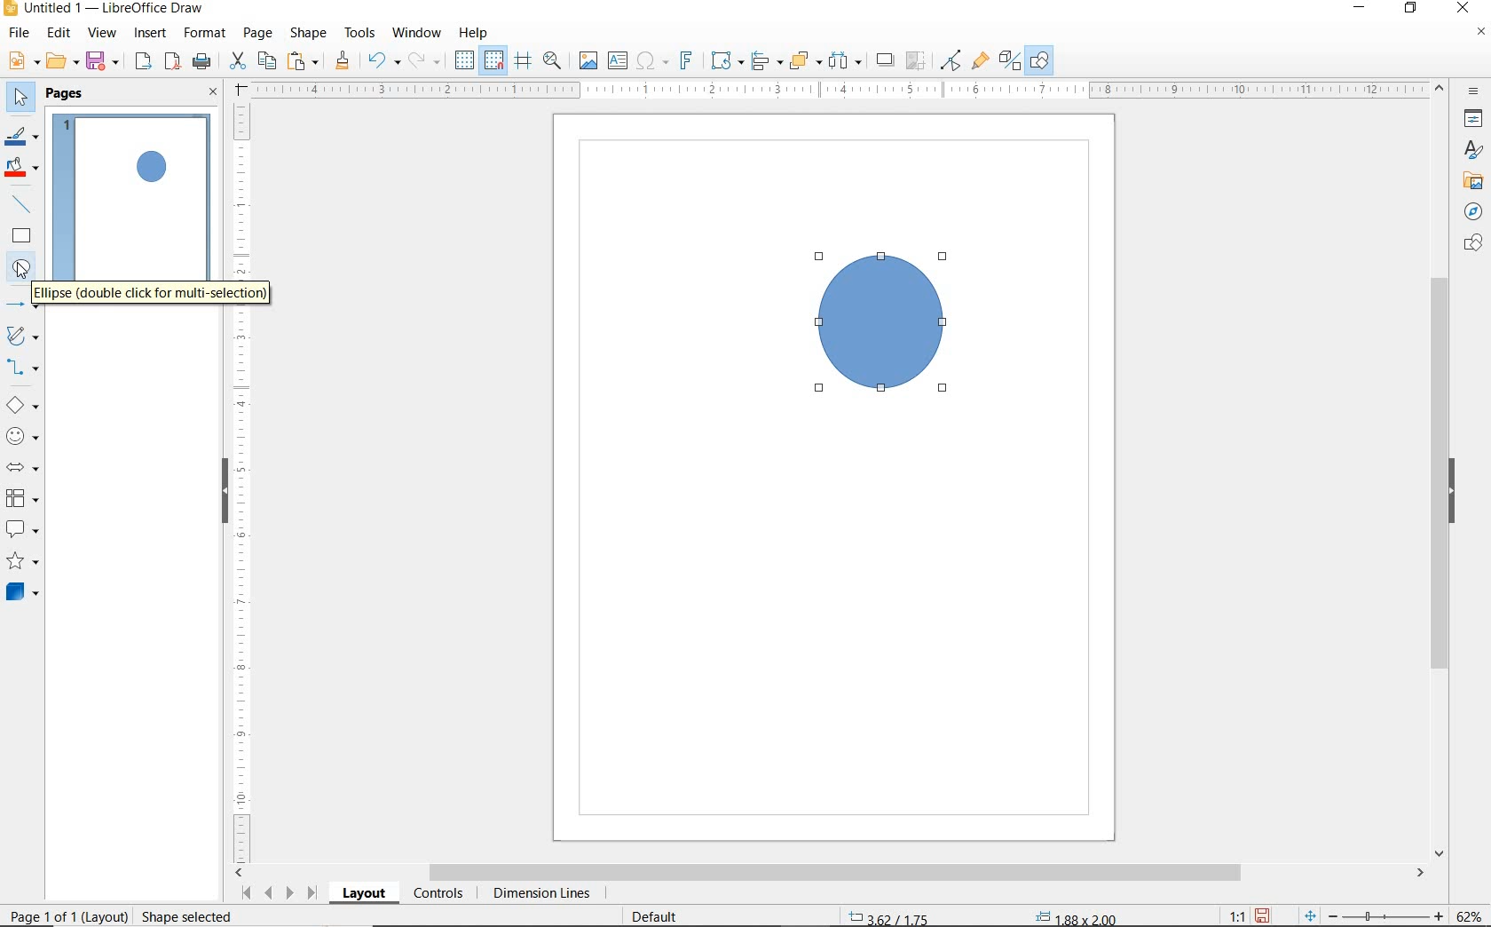  I want to click on VIEW, so click(102, 34).